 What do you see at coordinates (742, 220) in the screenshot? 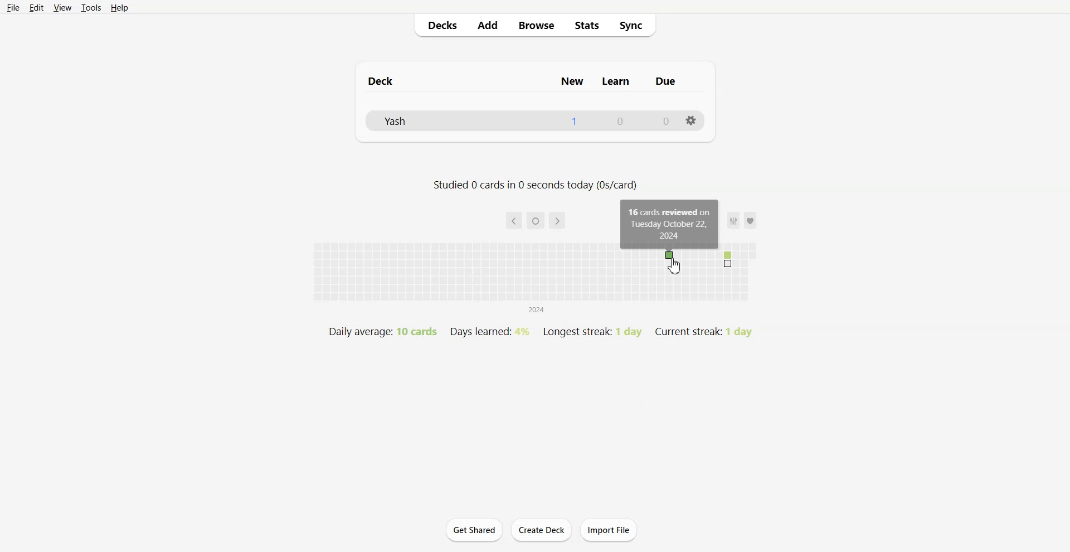
I see `favorites` at bounding box center [742, 220].